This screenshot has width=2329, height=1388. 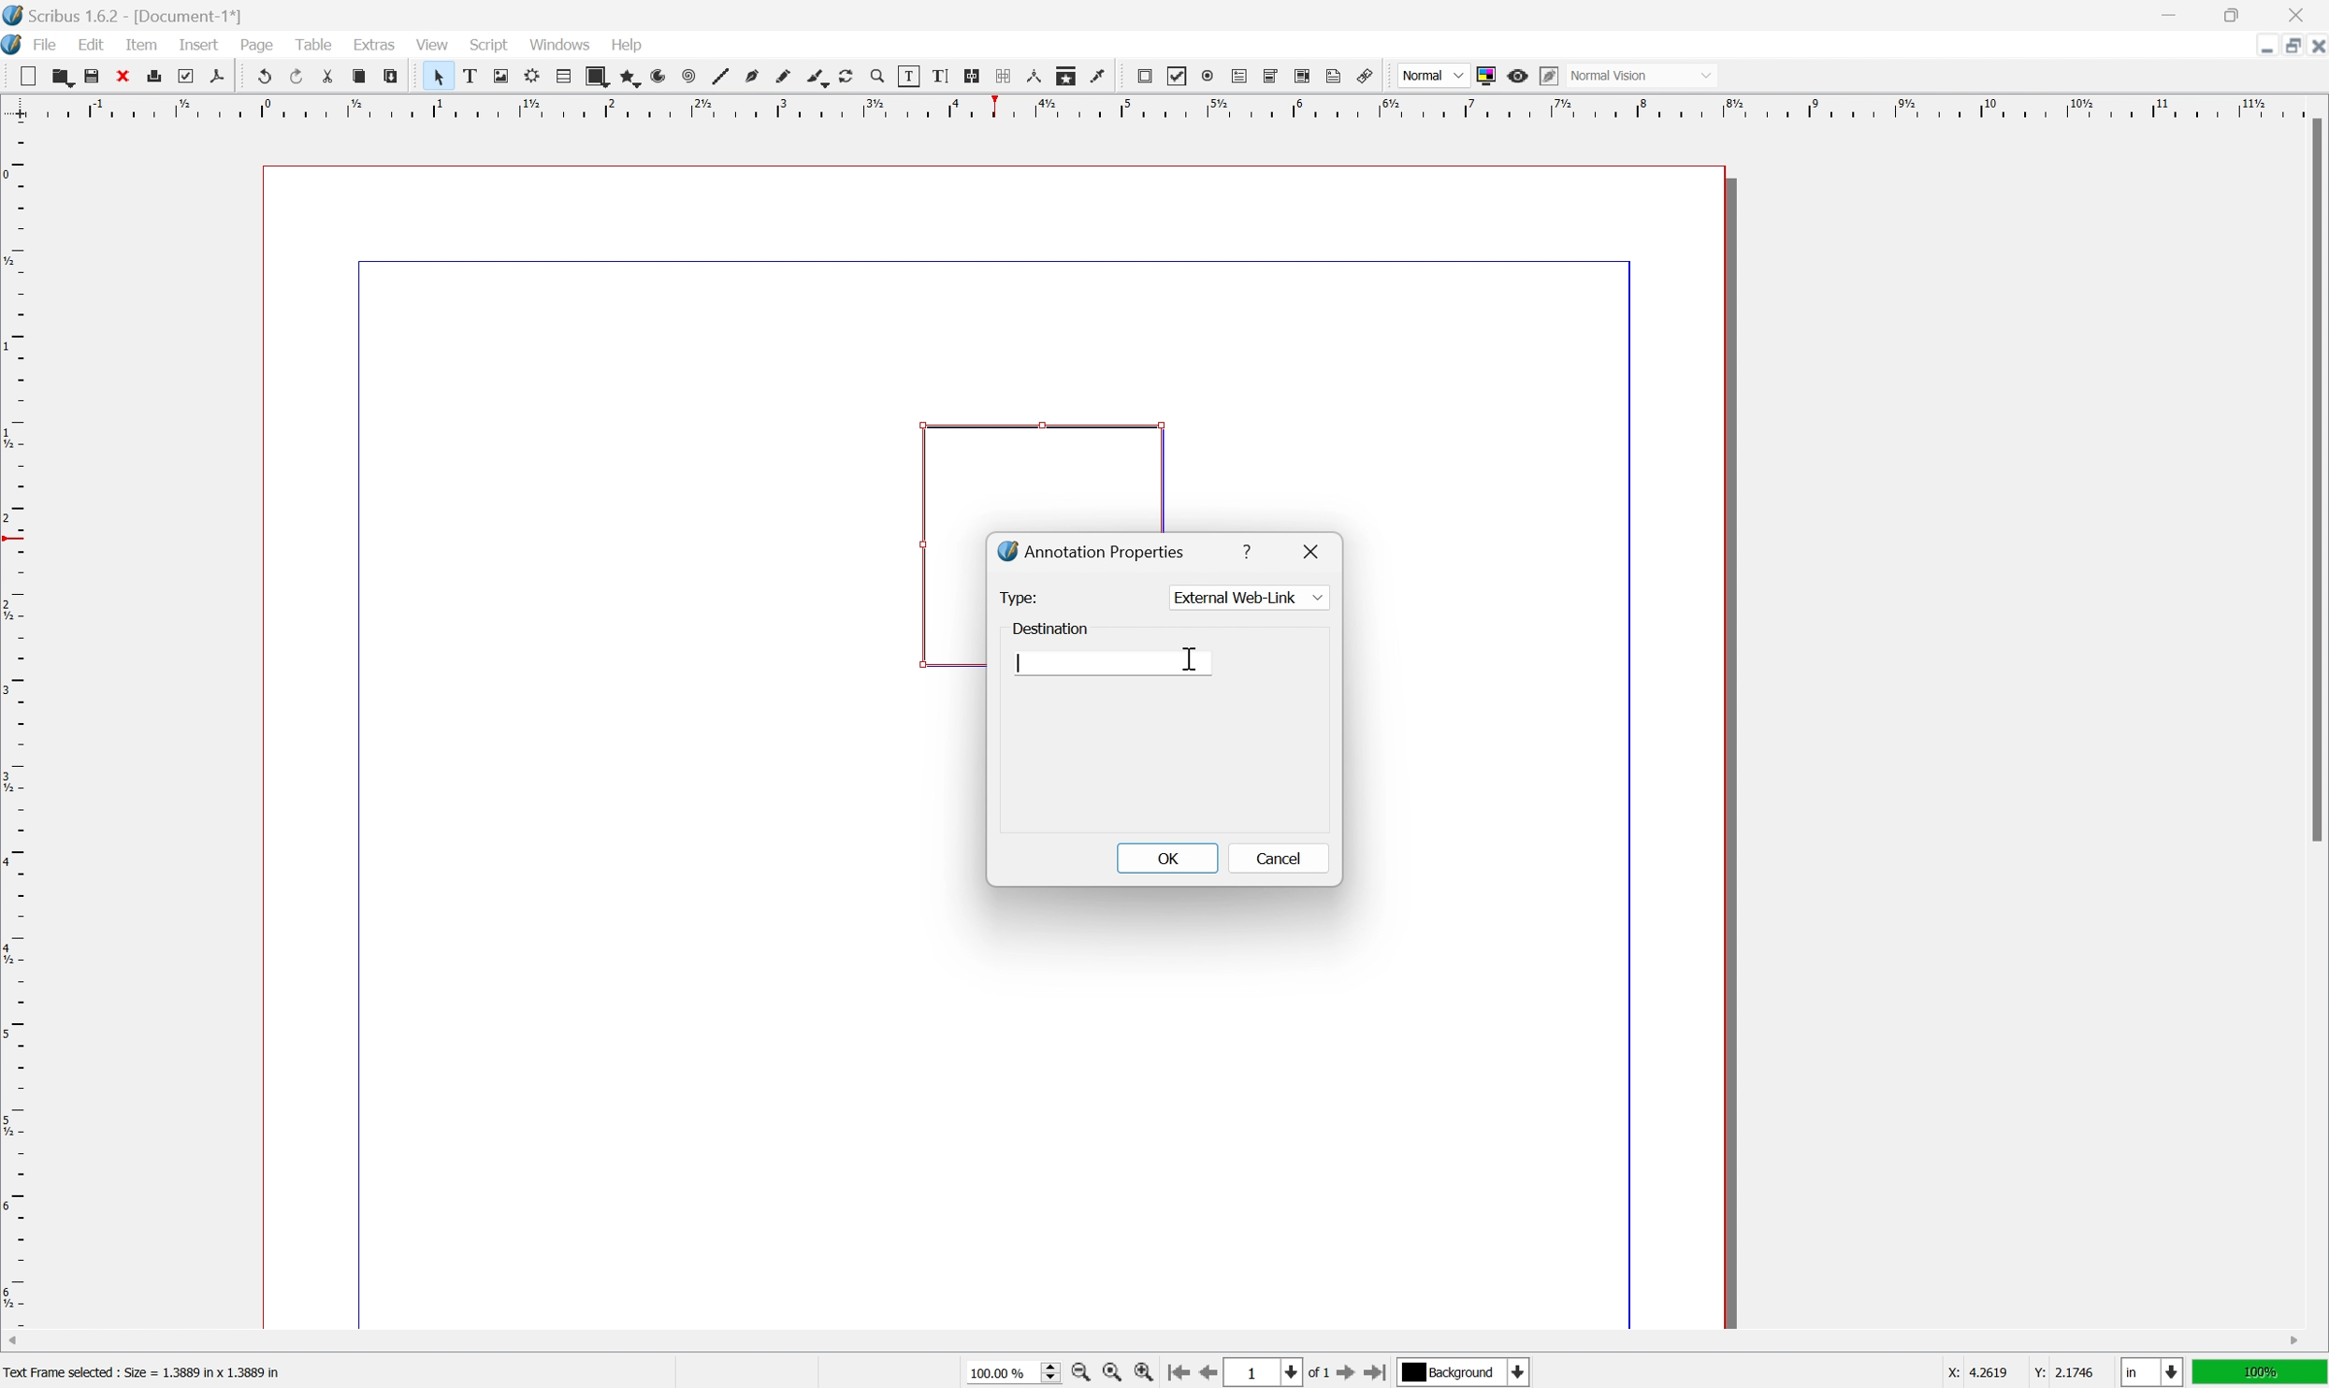 I want to click on zoom in, so click(x=1143, y=1372).